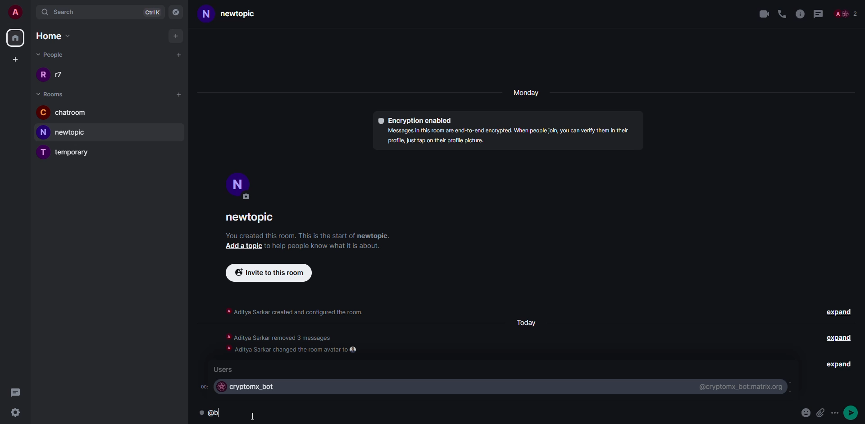 This screenshot has height=424, width=865. I want to click on video call, so click(763, 14).